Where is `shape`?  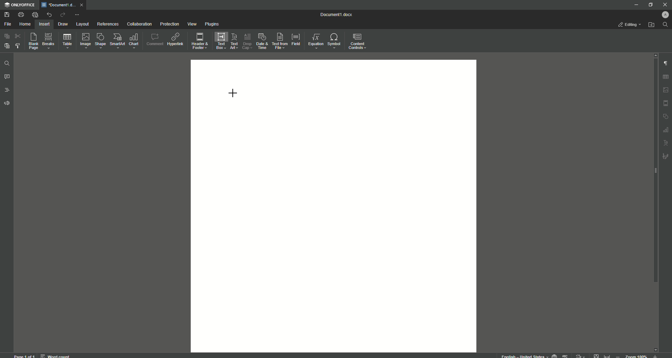 shape is located at coordinates (666, 117).